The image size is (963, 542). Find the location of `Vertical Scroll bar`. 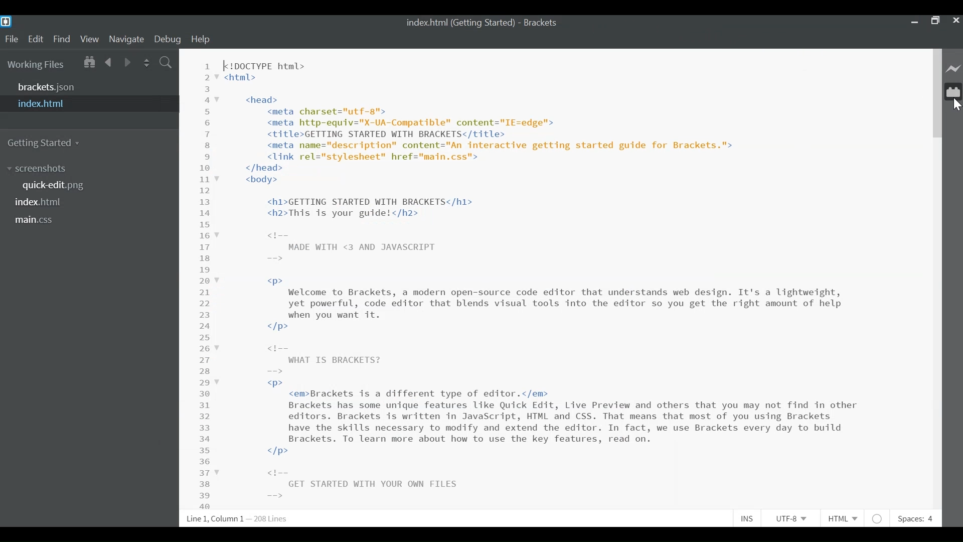

Vertical Scroll bar is located at coordinates (935, 94).